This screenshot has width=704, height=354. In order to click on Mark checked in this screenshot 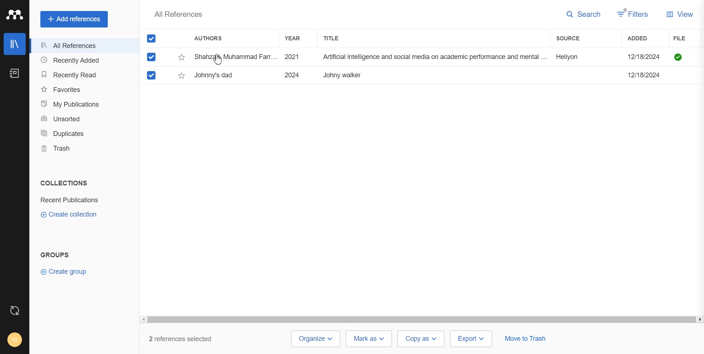, I will do `click(152, 75)`.